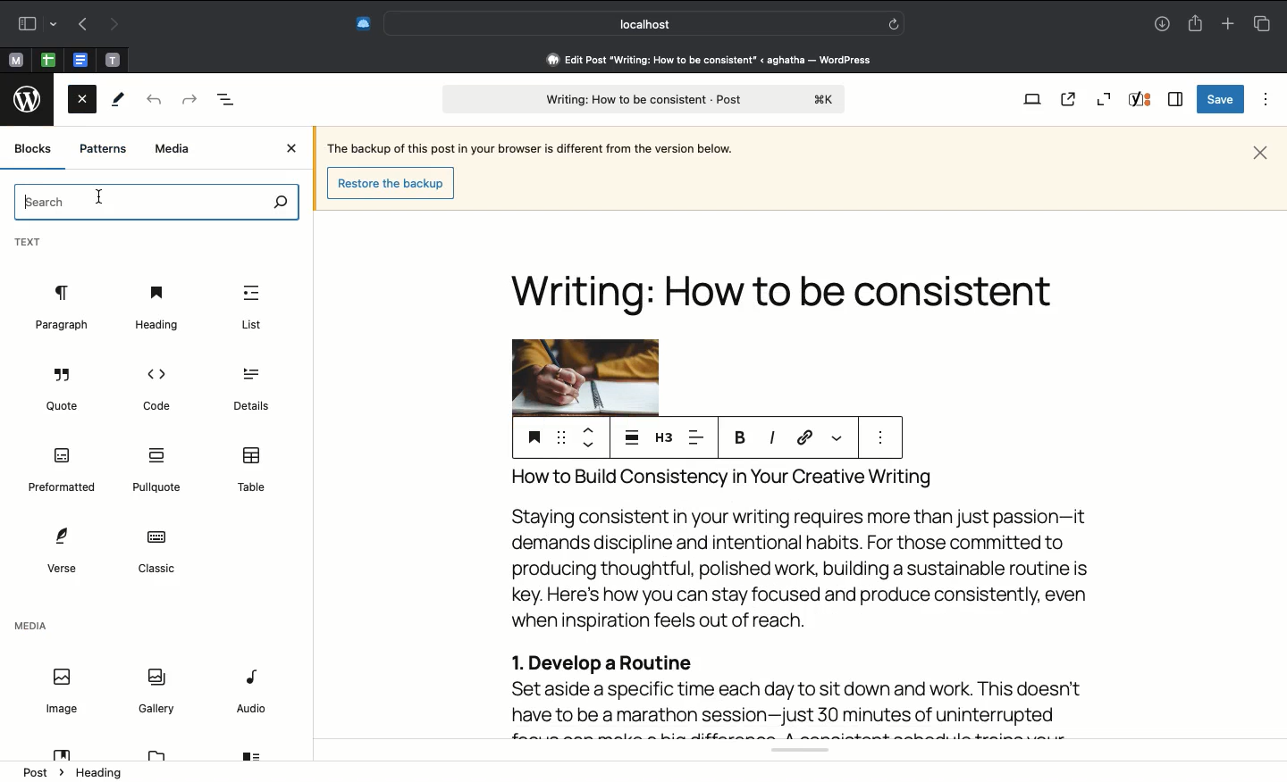  Describe the element at coordinates (156, 689) in the screenshot. I see `Gallery` at that location.